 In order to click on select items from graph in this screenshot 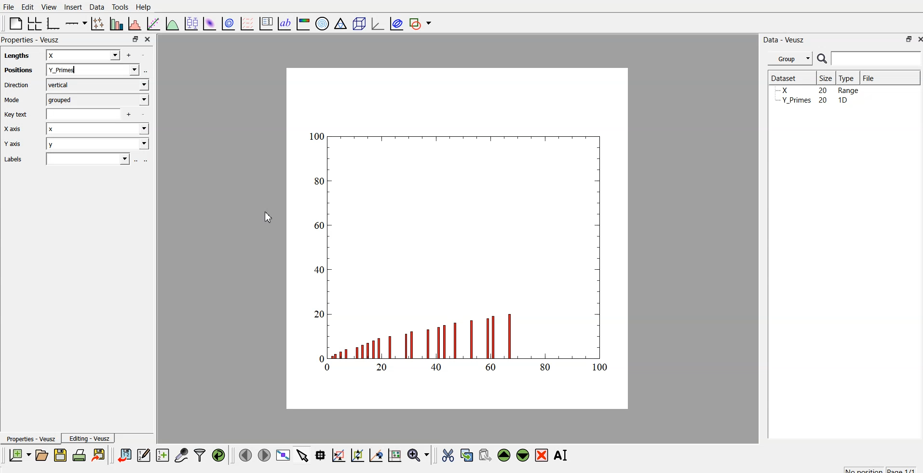, I will do `click(303, 455)`.